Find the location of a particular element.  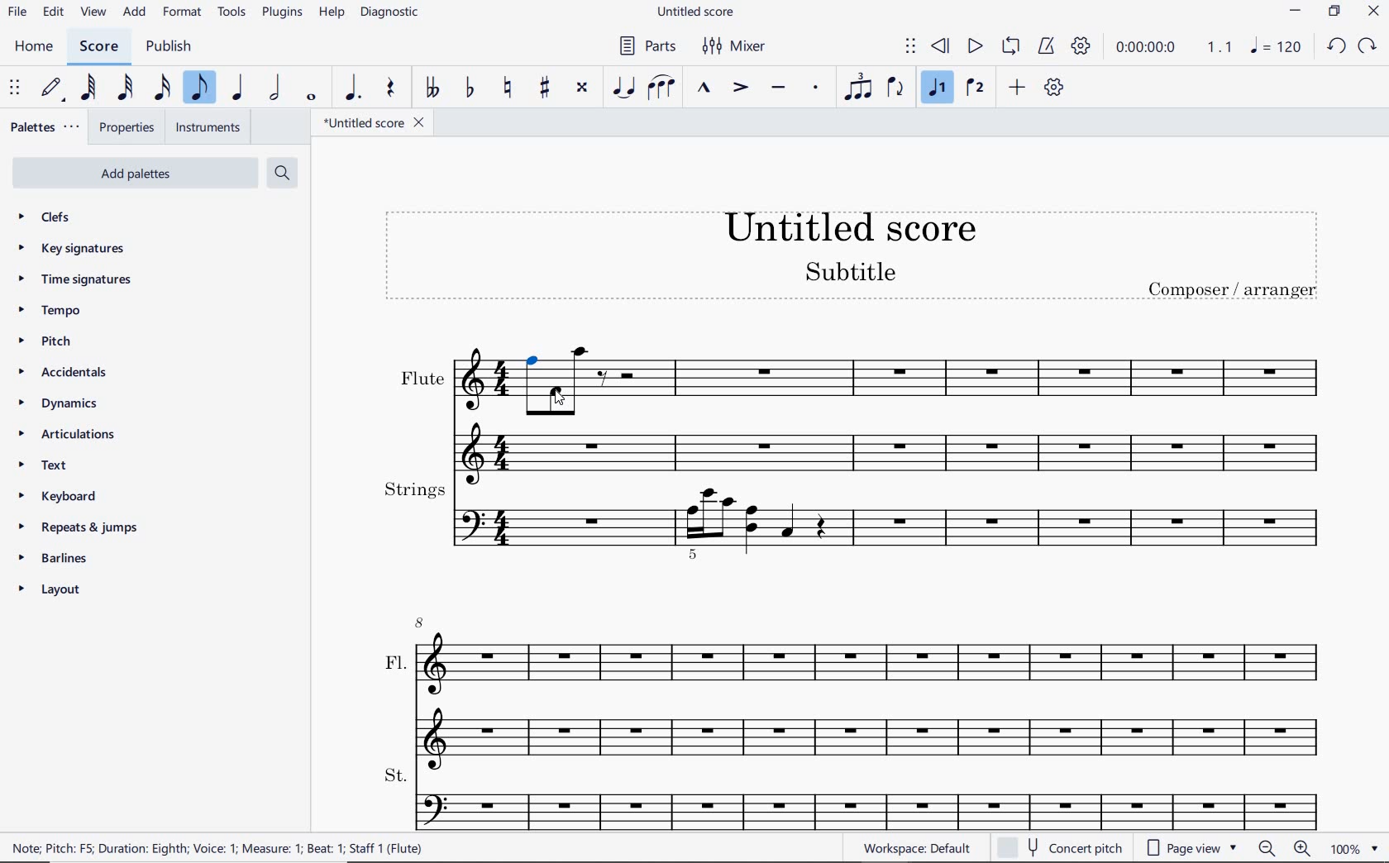

LOOP PLAYBACK is located at coordinates (1010, 47).